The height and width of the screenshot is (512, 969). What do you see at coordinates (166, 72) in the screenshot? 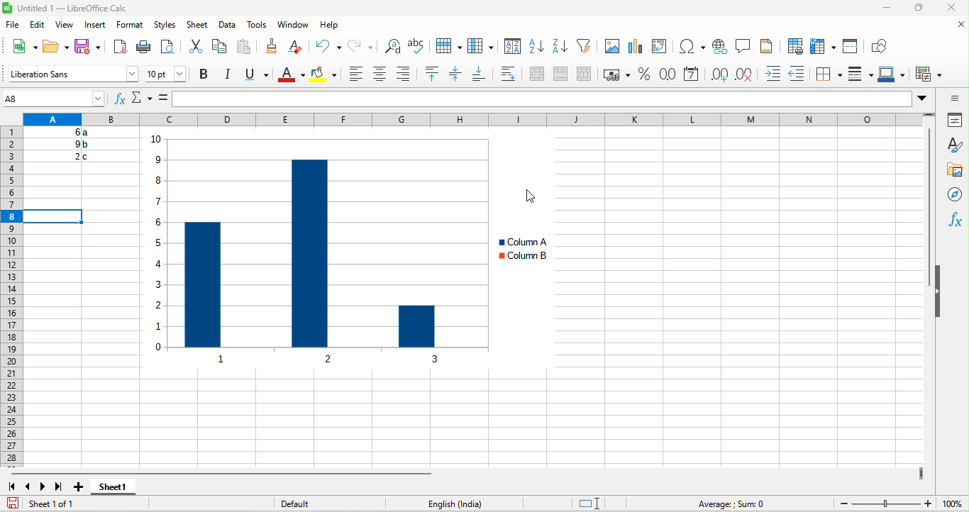
I see `10pt` at bounding box center [166, 72].